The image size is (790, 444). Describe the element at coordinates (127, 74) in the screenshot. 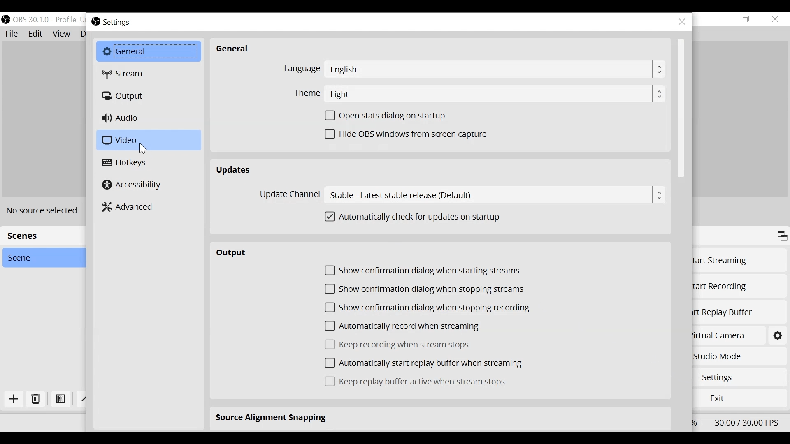

I see `Stream` at that location.